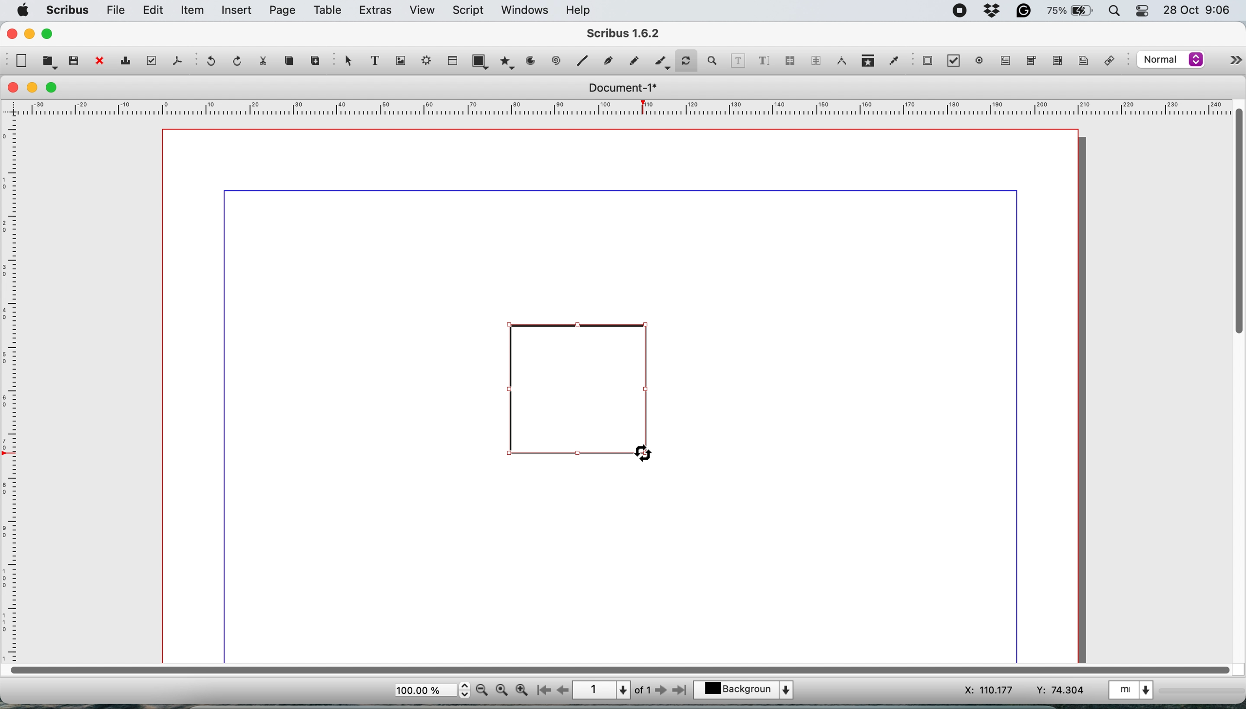 Image resolution: width=1246 pixels, height=709 pixels. What do you see at coordinates (1007, 689) in the screenshot?
I see `xy coordinates` at bounding box center [1007, 689].